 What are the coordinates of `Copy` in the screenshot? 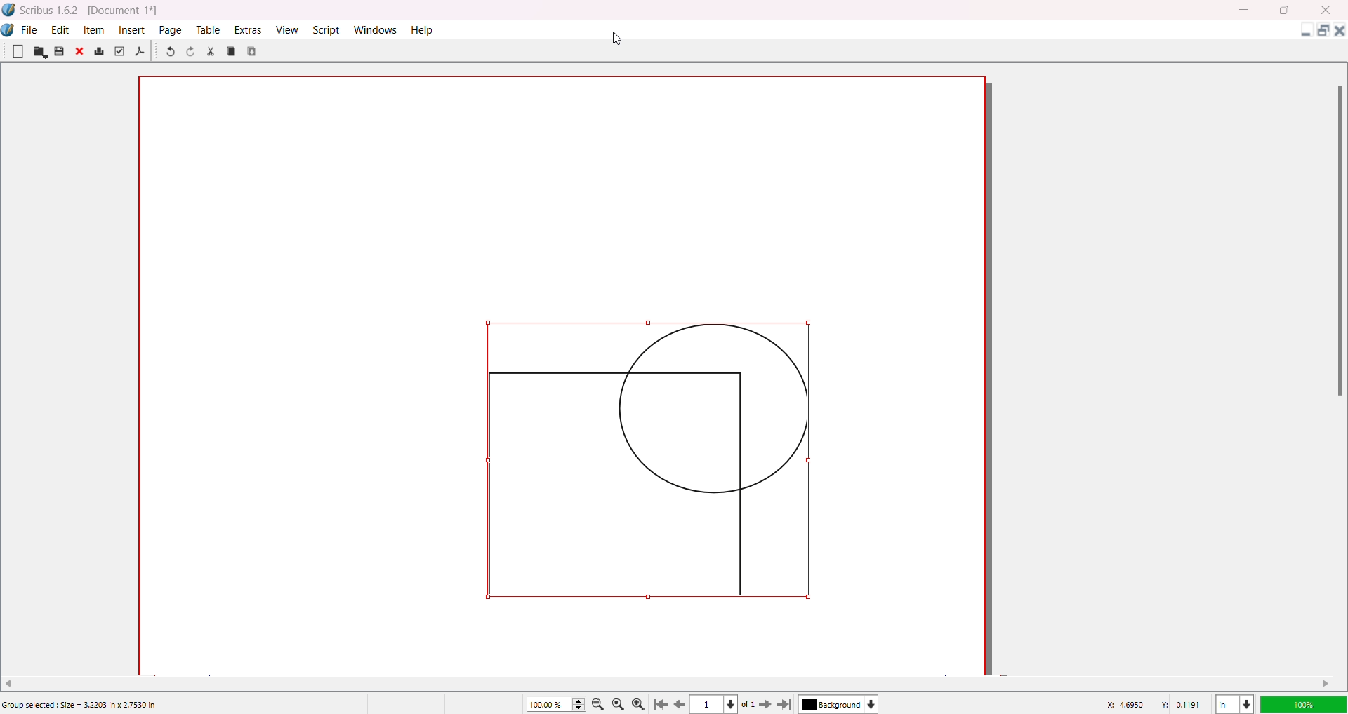 It's located at (232, 50).